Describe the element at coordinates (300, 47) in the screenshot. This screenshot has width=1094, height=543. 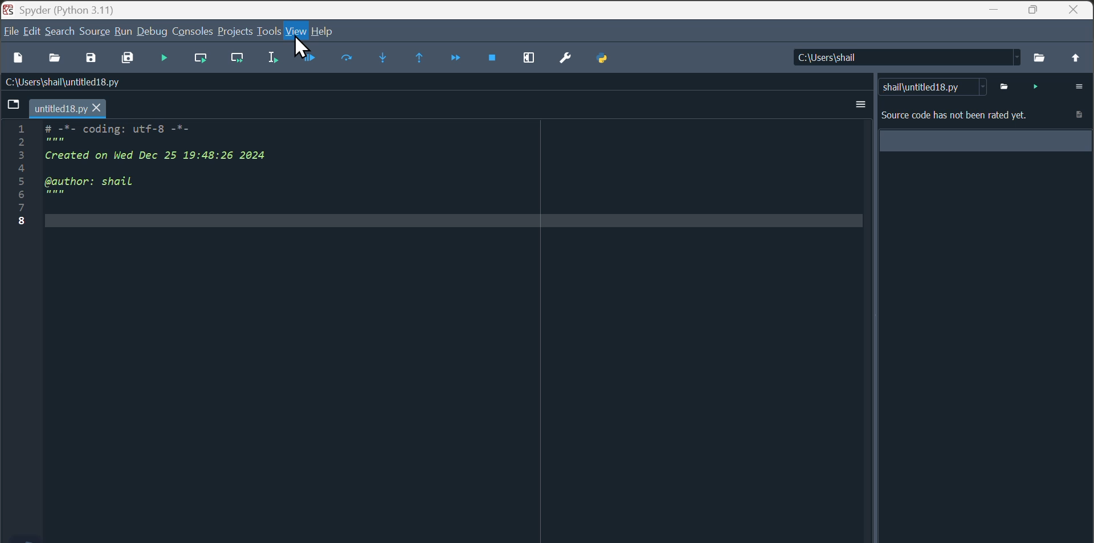
I see `cursor` at that location.